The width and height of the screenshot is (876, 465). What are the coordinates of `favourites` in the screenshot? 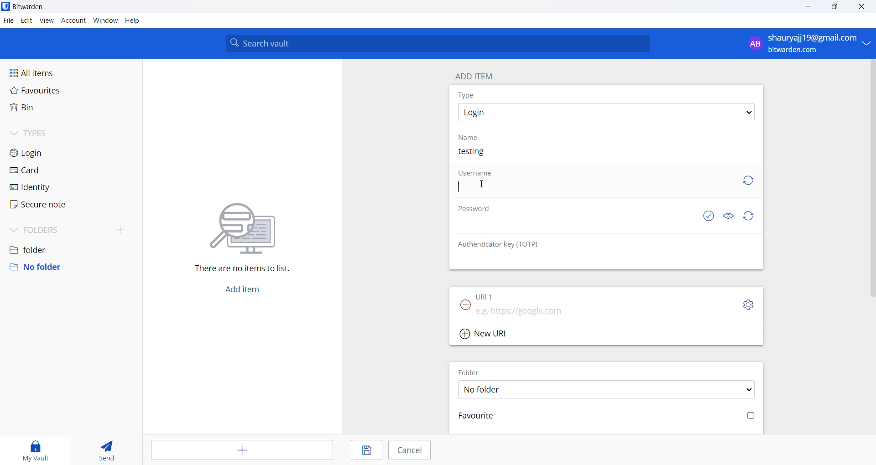 It's located at (52, 90).